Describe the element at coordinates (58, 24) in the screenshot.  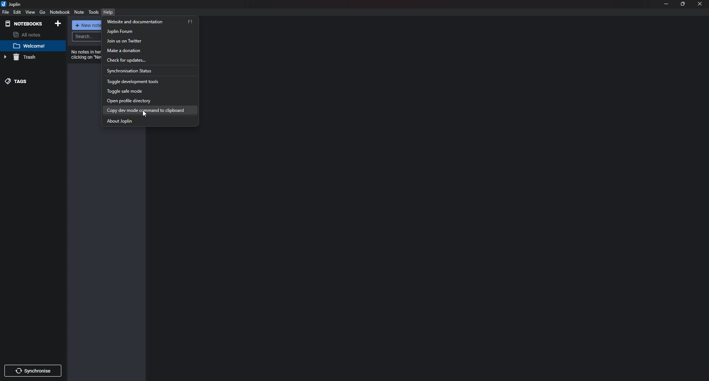
I see `Add notebooks` at that location.